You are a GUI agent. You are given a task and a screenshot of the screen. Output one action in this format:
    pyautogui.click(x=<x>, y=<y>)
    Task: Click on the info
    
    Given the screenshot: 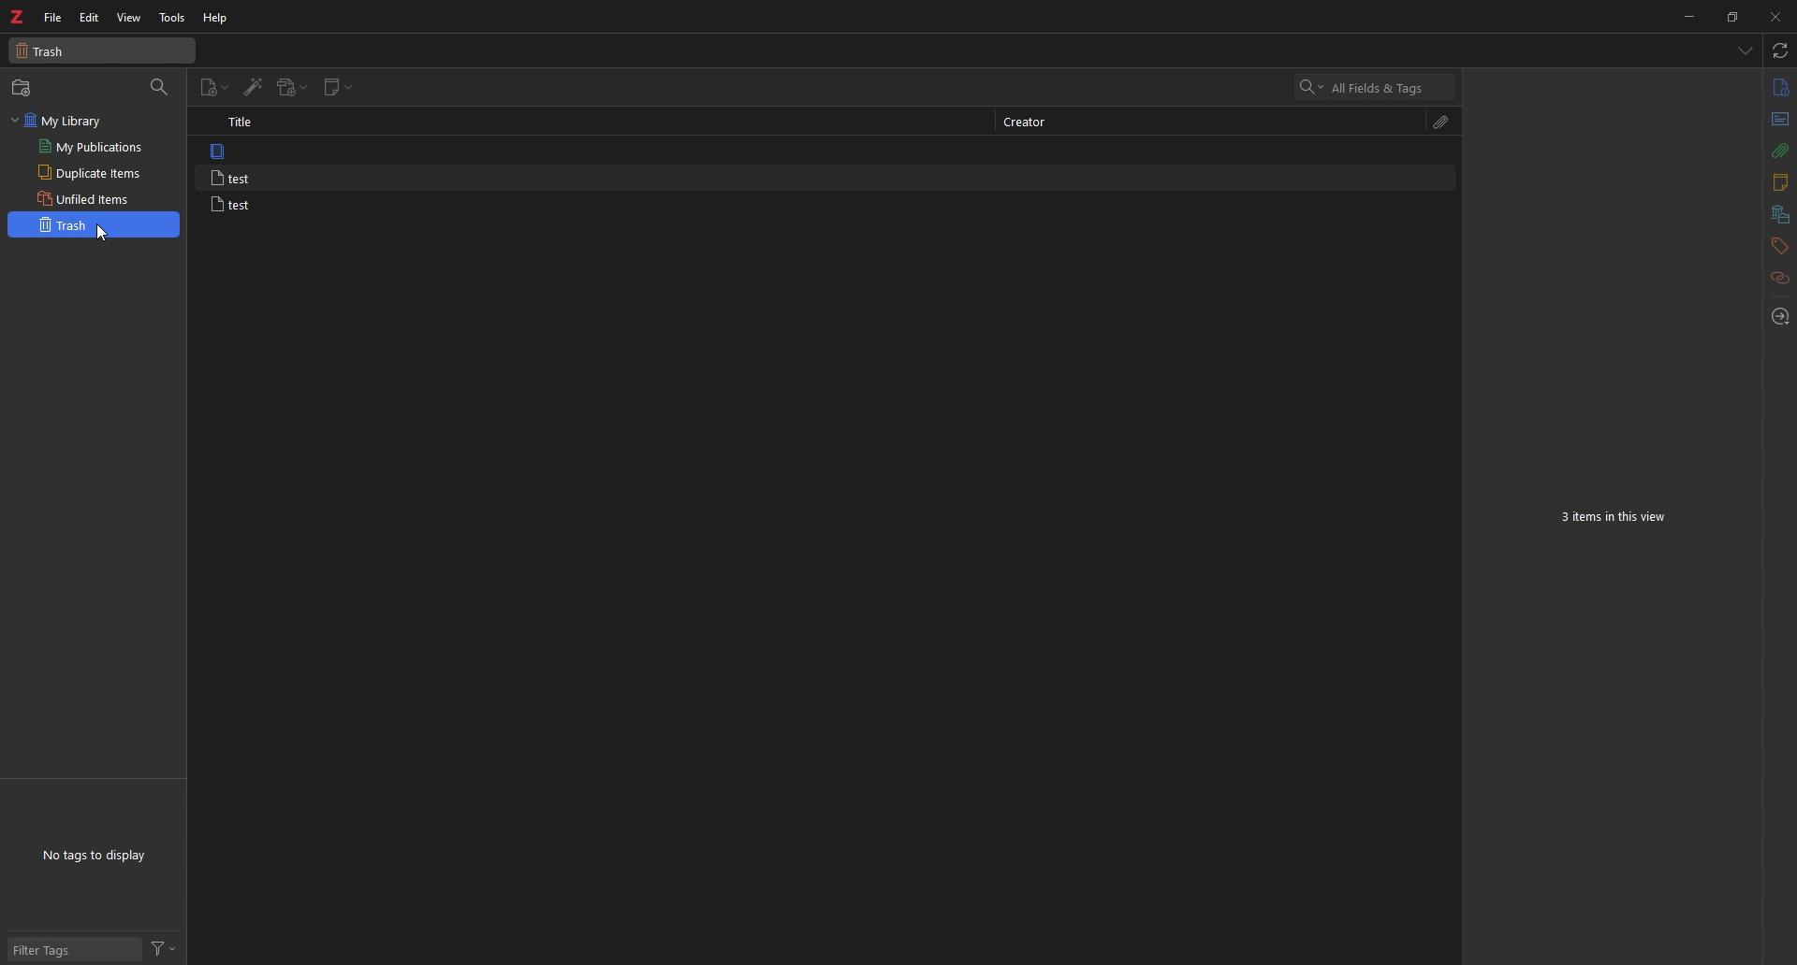 What is the action you would take?
    pyautogui.click(x=1780, y=87)
    